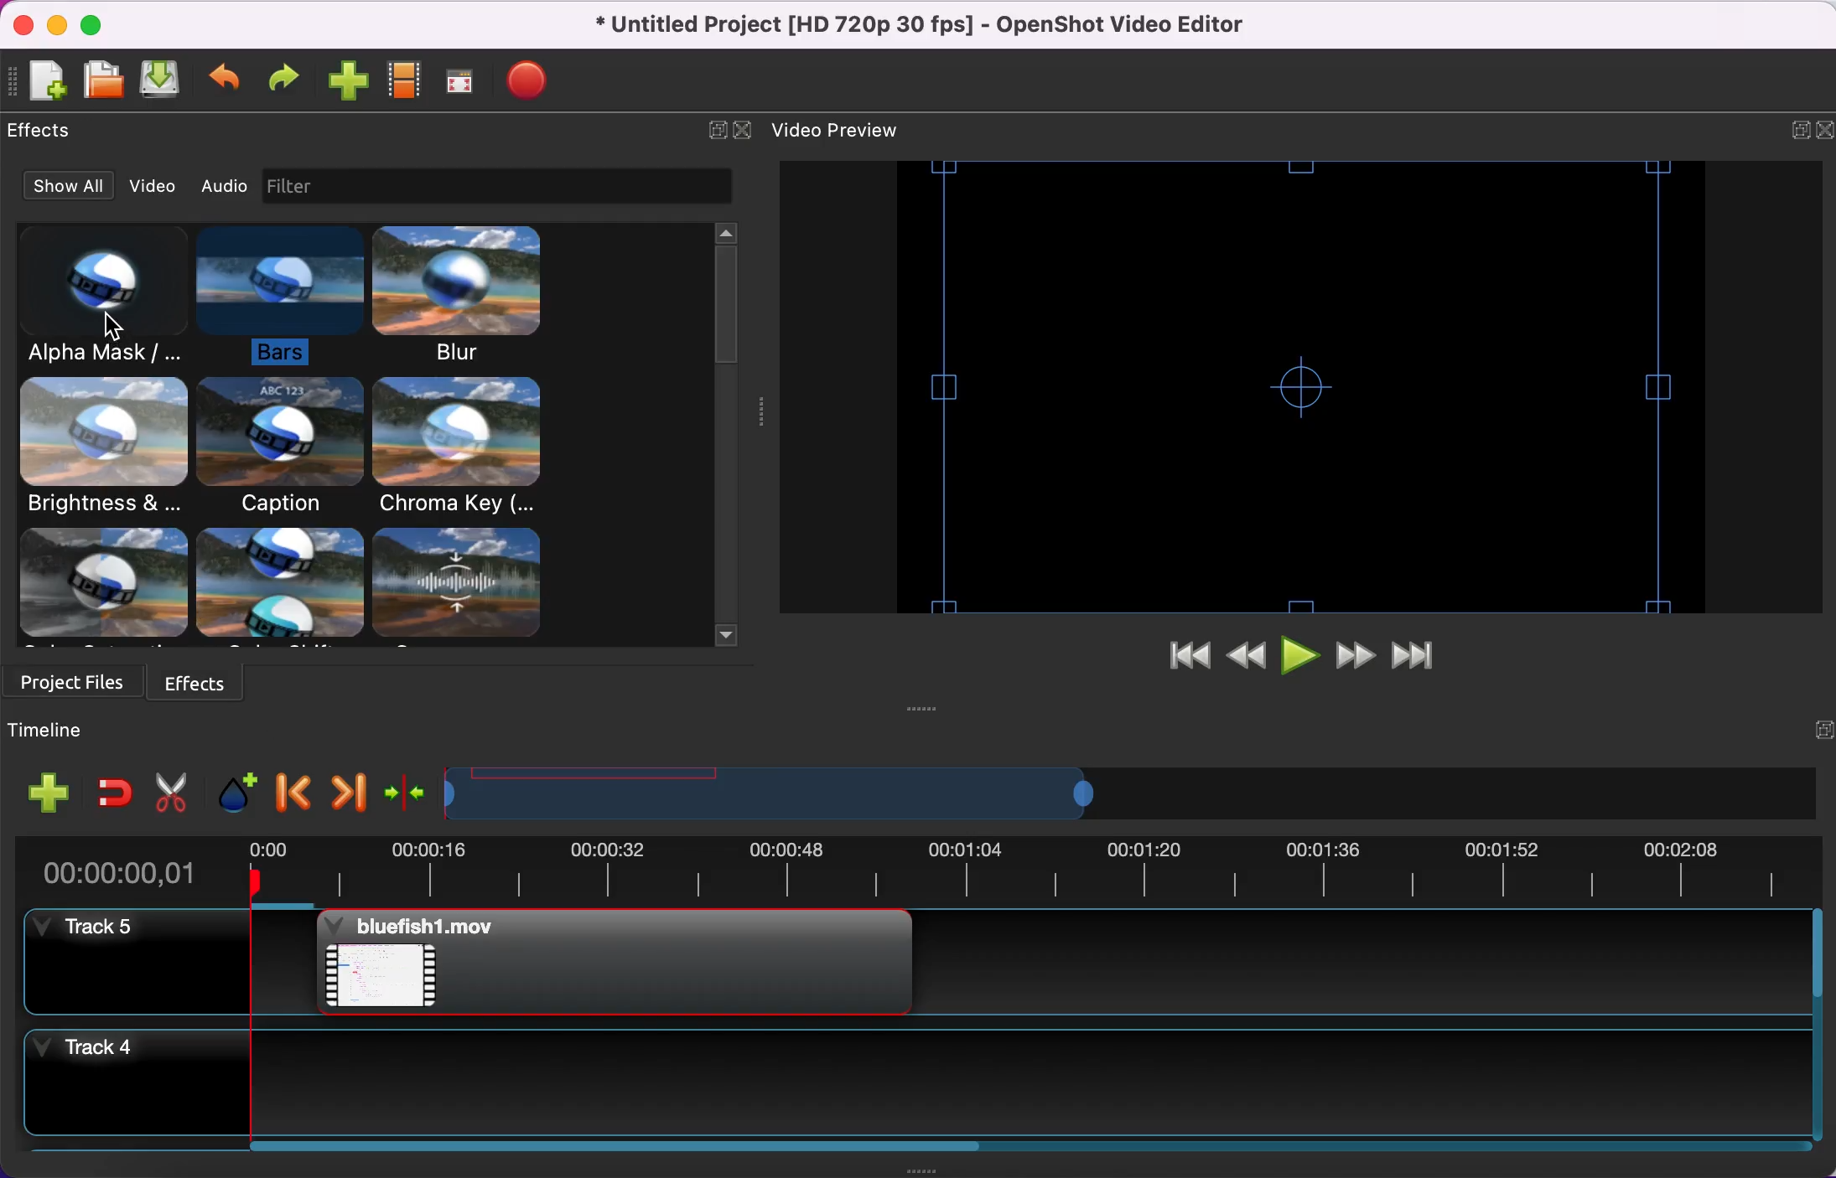  Describe the element at coordinates (283, 85) in the screenshot. I see `redo` at that location.